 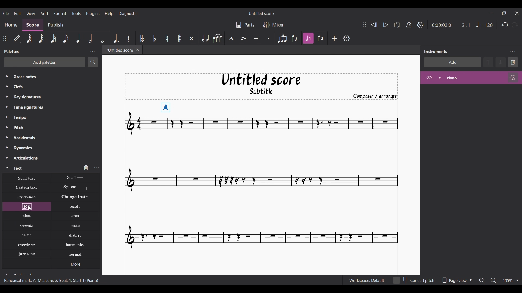 I want to click on Current selection, so click(x=172, y=123).